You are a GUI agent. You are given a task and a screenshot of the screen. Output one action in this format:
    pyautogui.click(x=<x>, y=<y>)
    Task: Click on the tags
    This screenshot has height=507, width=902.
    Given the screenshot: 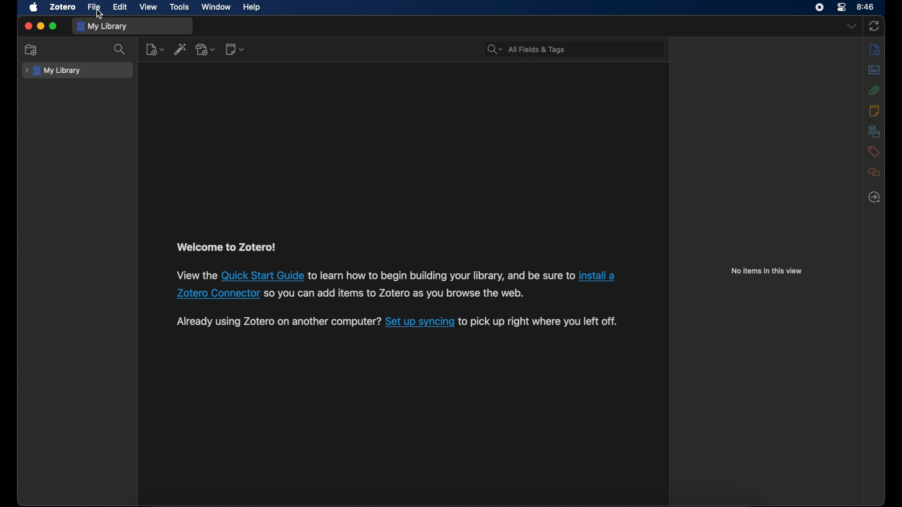 What is the action you would take?
    pyautogui.click(x=873, y=152)
    